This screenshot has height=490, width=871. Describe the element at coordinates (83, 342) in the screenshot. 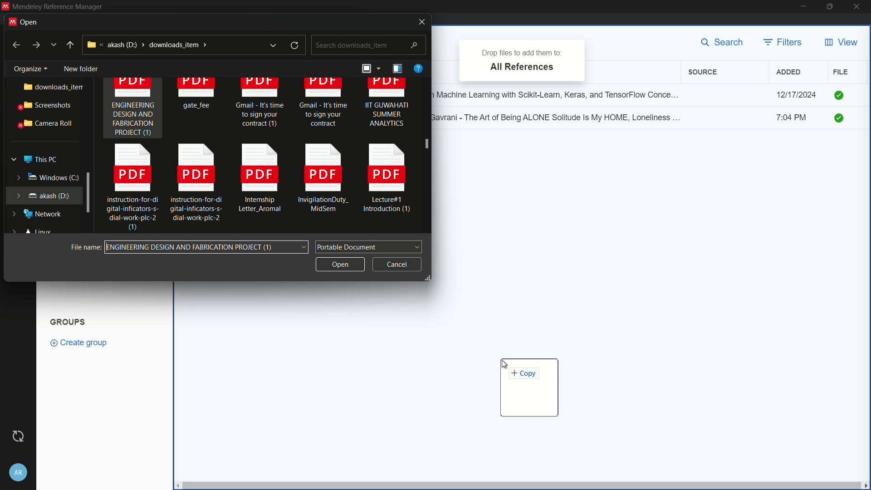

I see `create group` at that location.